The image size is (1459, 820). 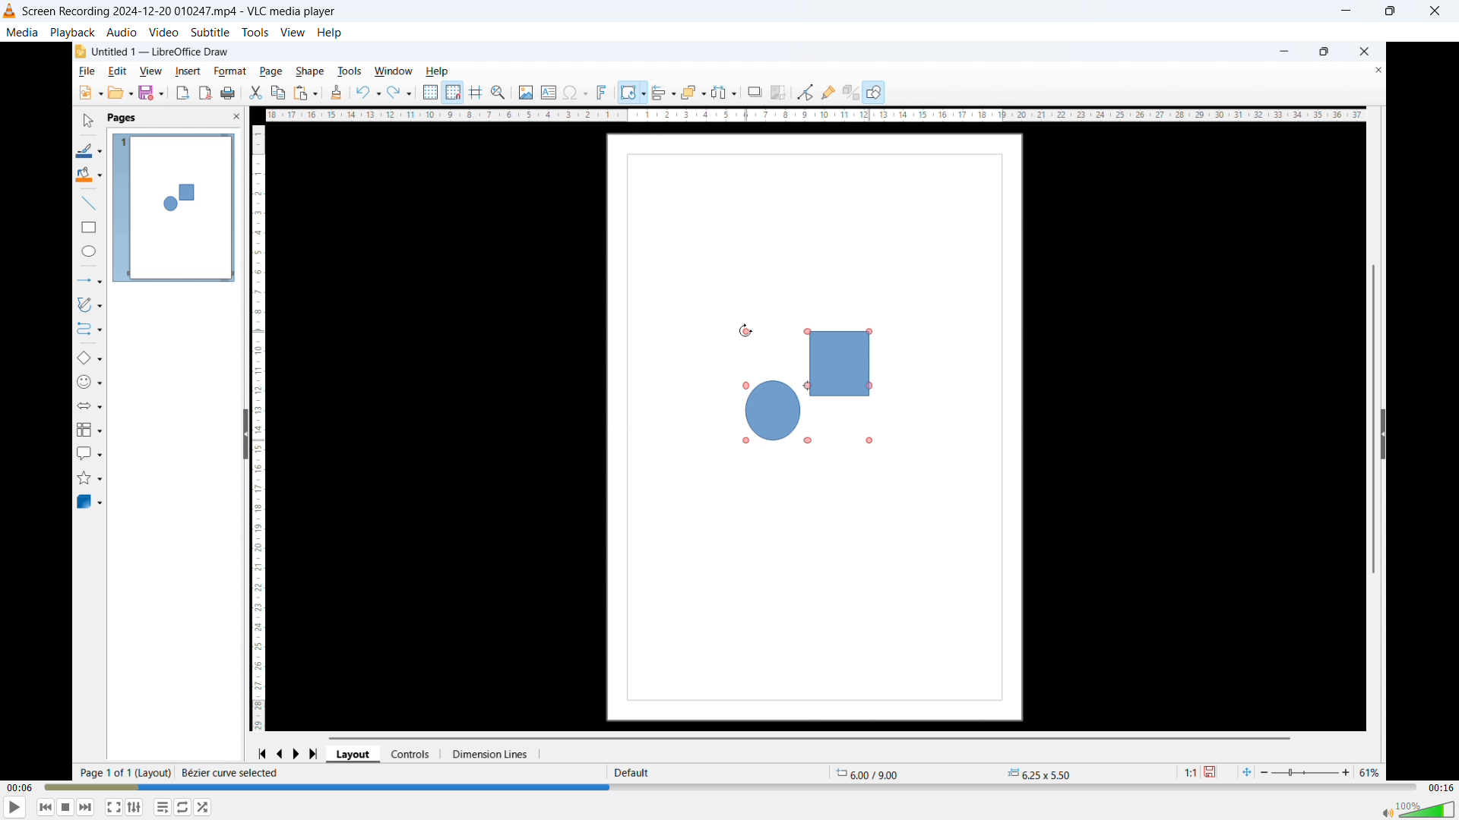 What do you see at coordinates (12, 11) in the screenshot?
I see `Logo ` at bounding box center [12, 11].